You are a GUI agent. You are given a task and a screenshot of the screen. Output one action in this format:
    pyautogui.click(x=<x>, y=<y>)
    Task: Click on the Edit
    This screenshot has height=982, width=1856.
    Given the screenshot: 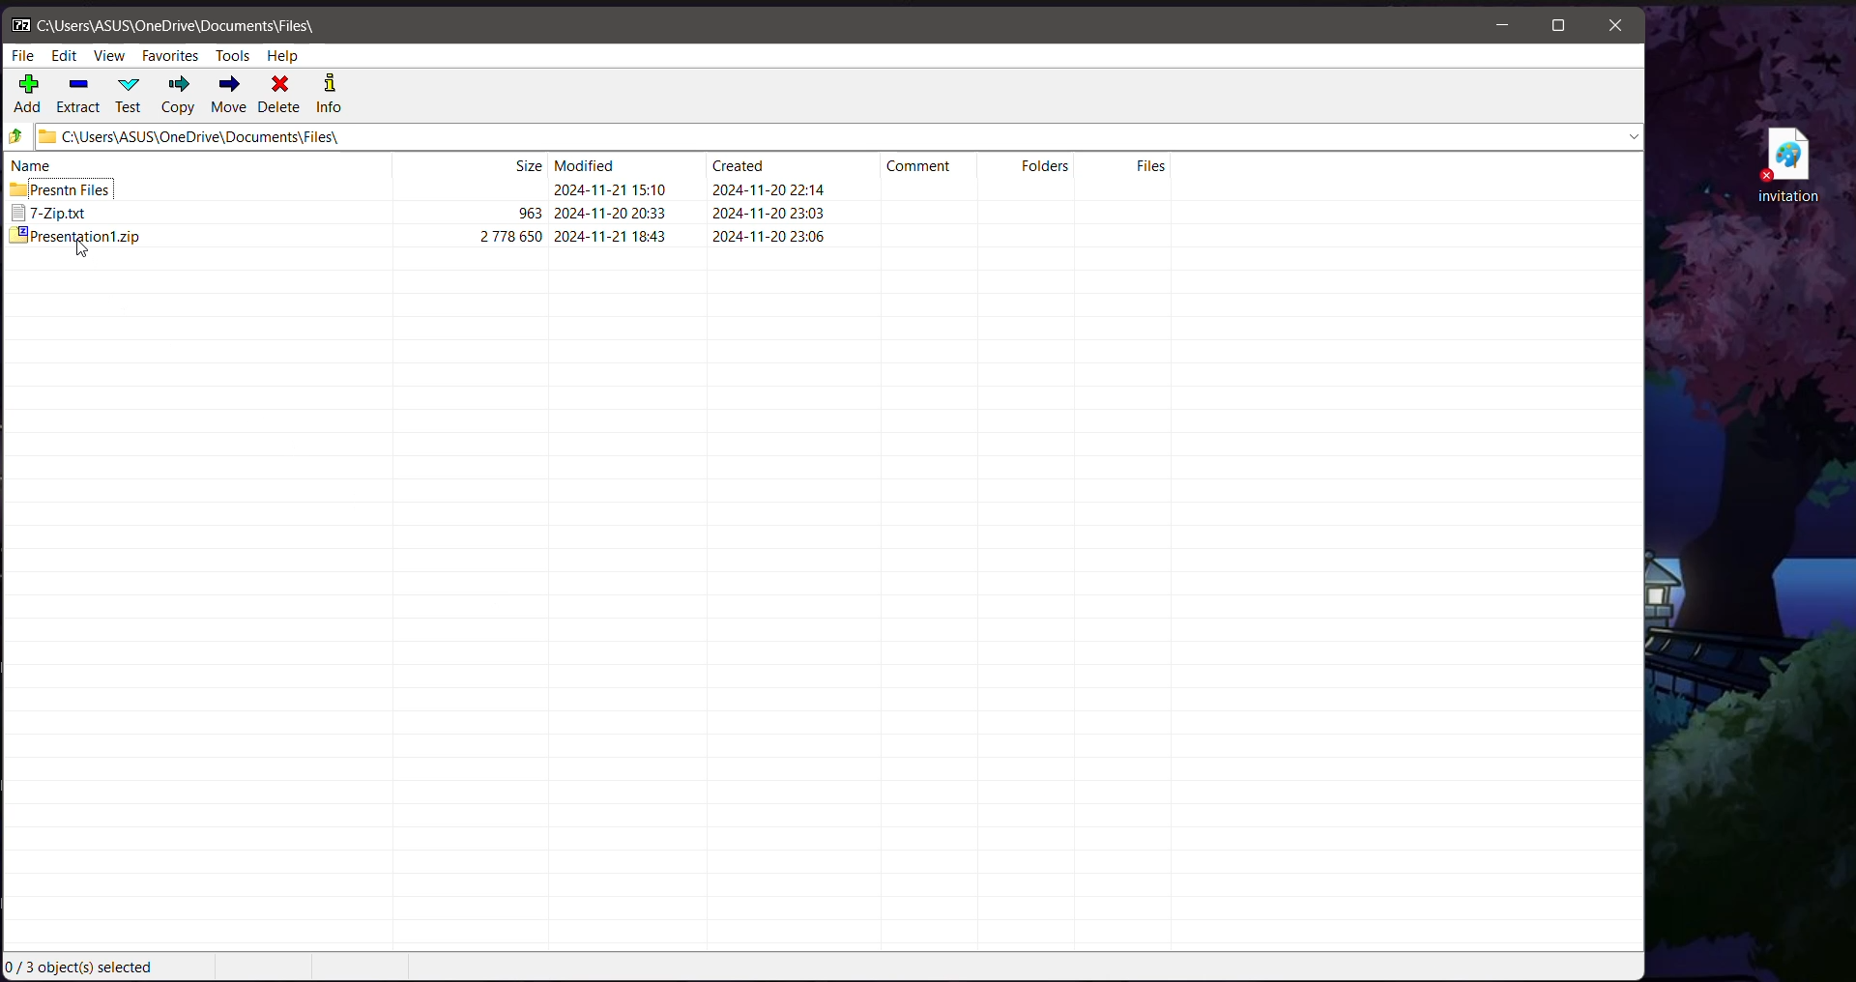 What is the action you would take?
    pyautogui.click(x=66, y=55)
    